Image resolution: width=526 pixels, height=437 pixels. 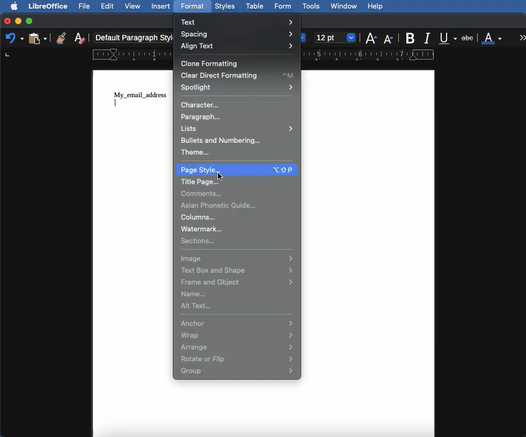 I want to click on Image, so click(x=238, y=259).